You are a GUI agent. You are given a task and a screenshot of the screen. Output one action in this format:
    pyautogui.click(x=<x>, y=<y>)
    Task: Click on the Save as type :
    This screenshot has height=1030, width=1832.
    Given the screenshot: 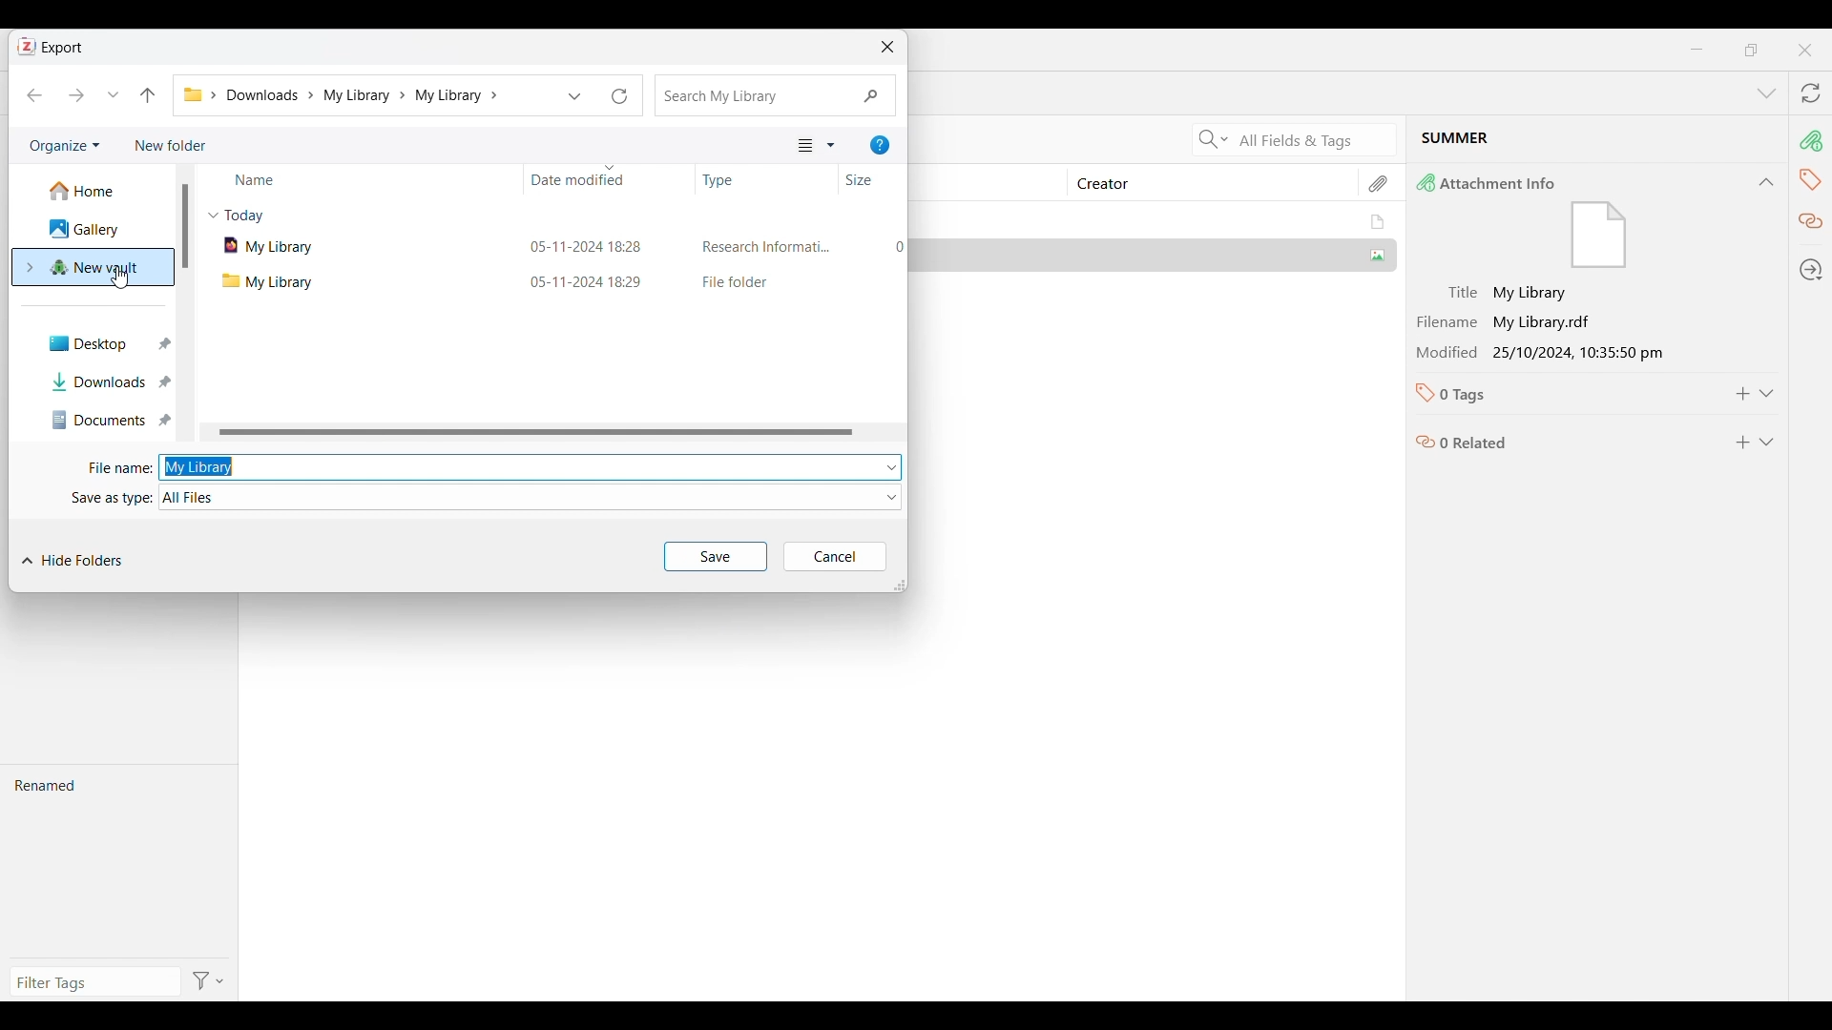 What is the action you would take?
    pyautogui.click(x=111, y=497)
    